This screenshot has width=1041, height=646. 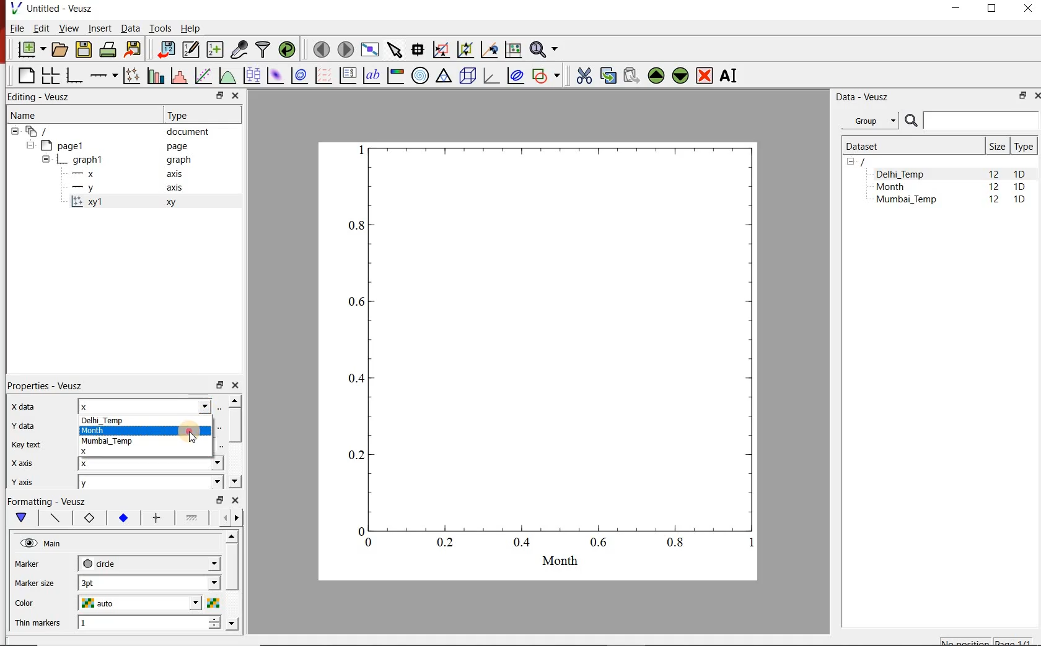 I want to click on month, so click(x=147, y=431).